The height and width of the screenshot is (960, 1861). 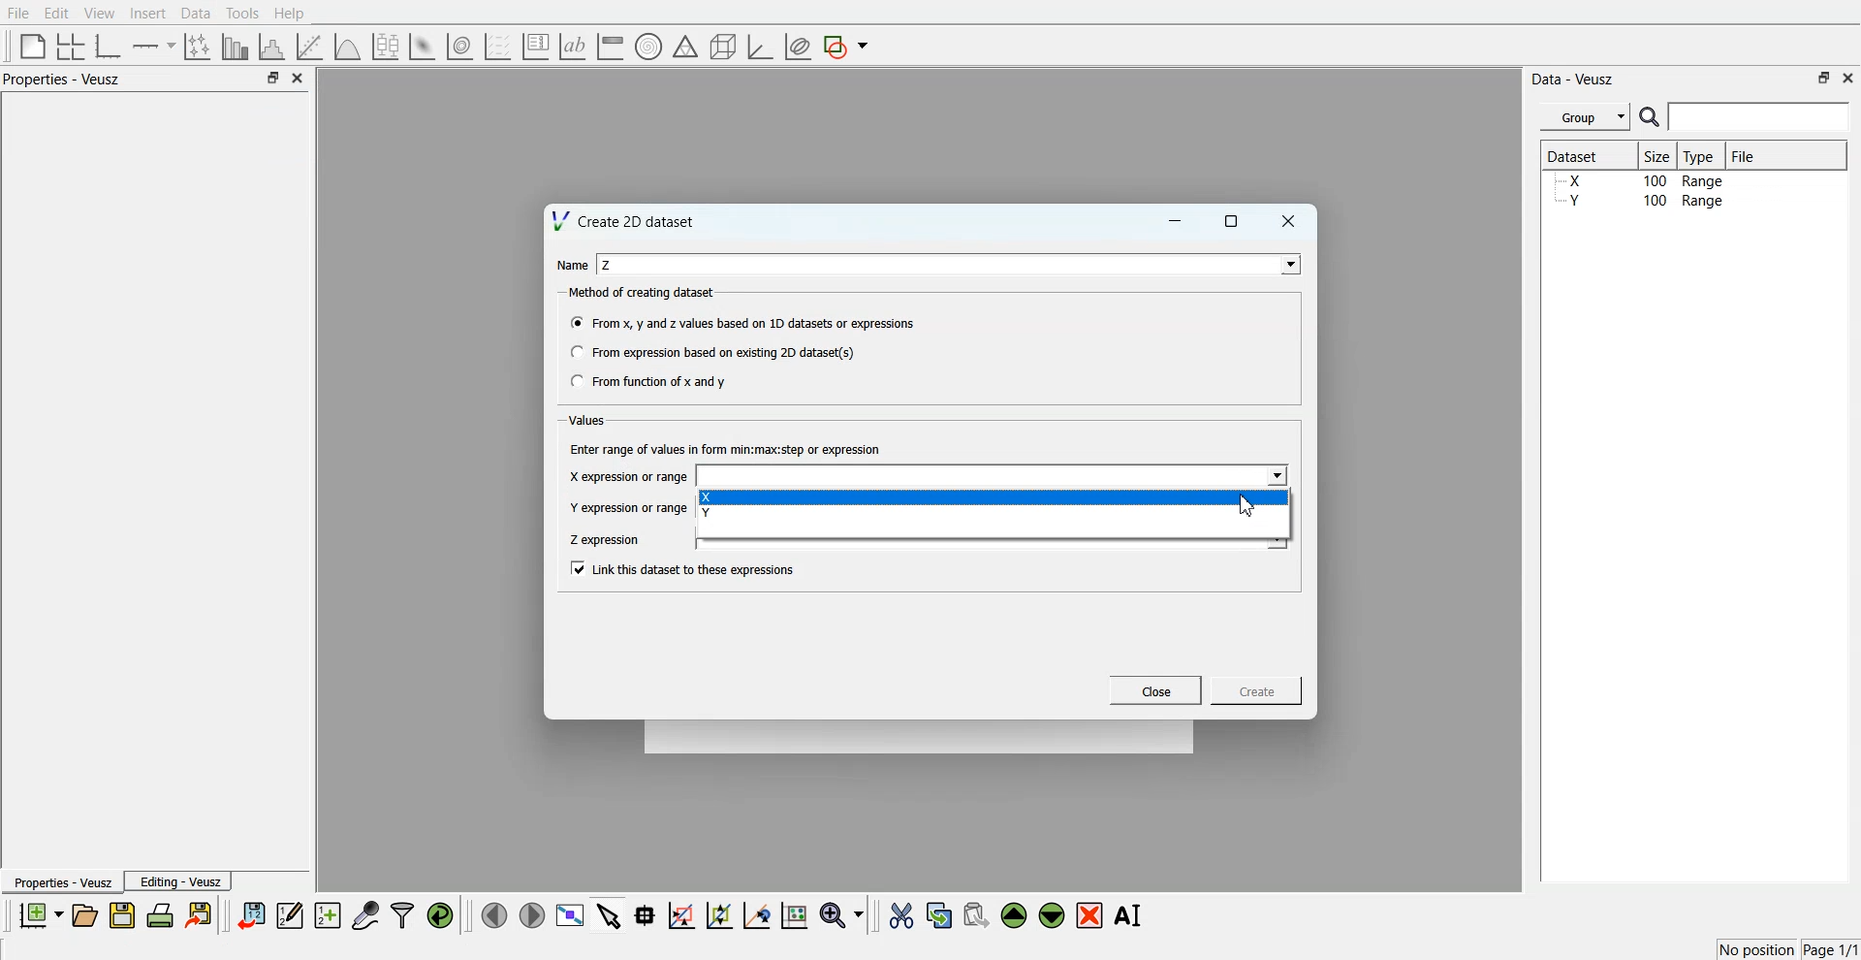 I want to click on Properties - Veusz, so click(x=62, y=79).